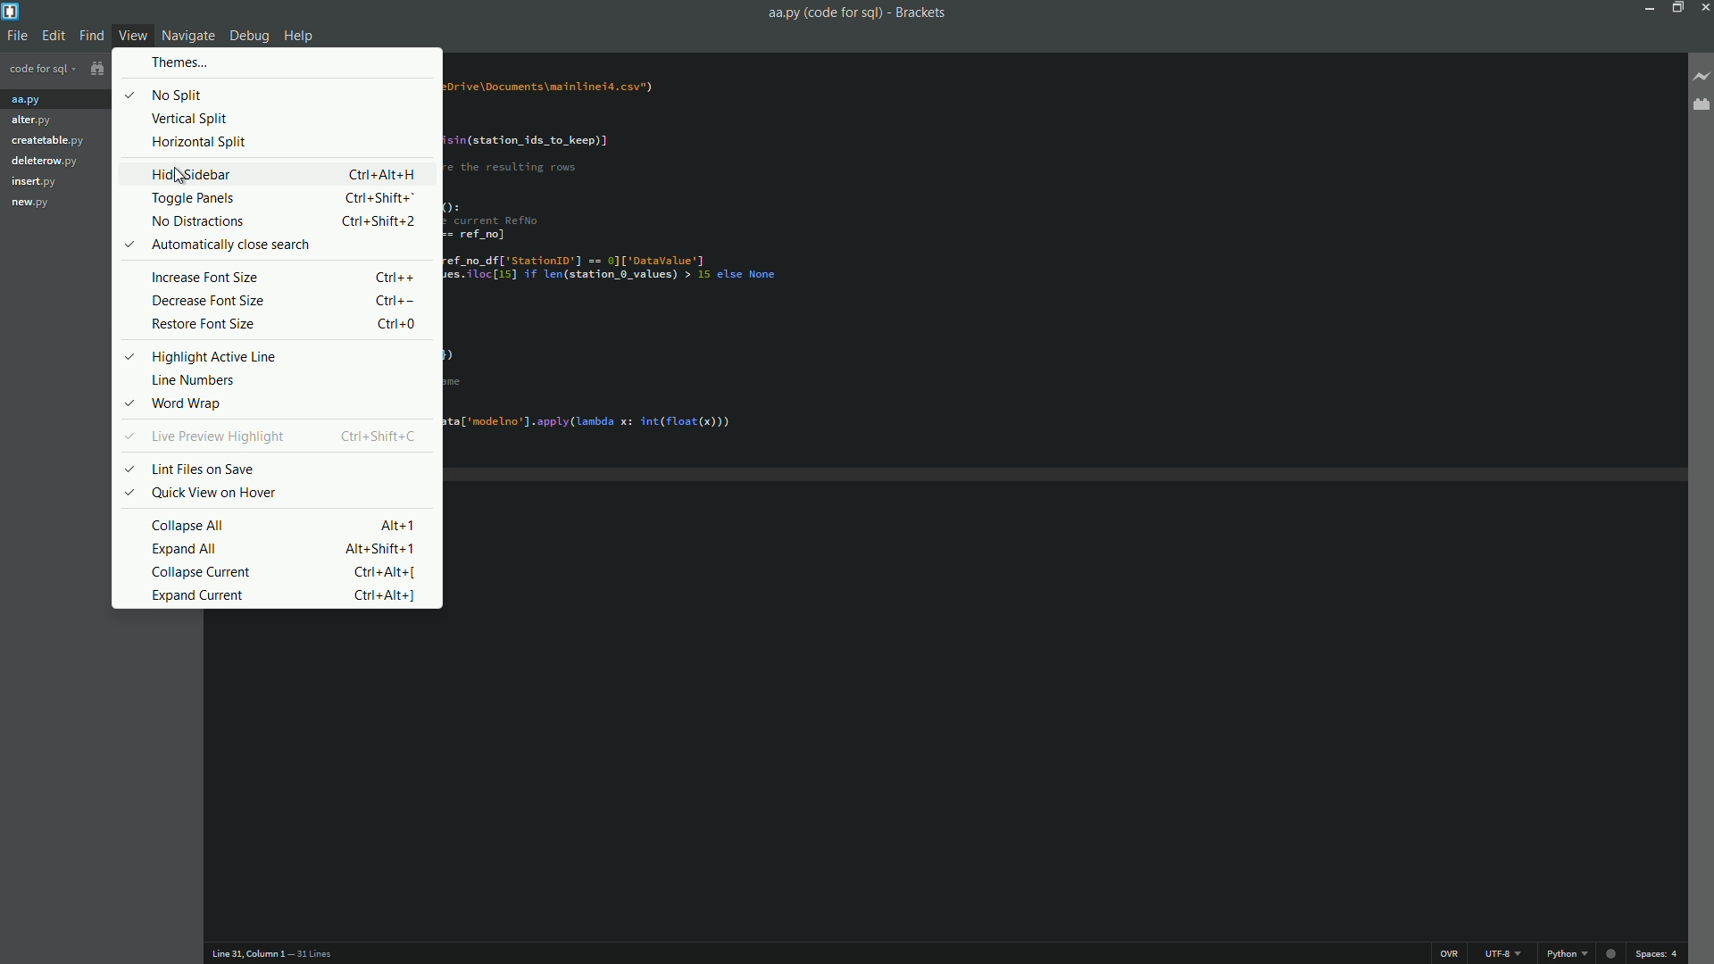  Describe the element at coordinates (204, 574) in the screenshot. I see `collapse current button` at that location.